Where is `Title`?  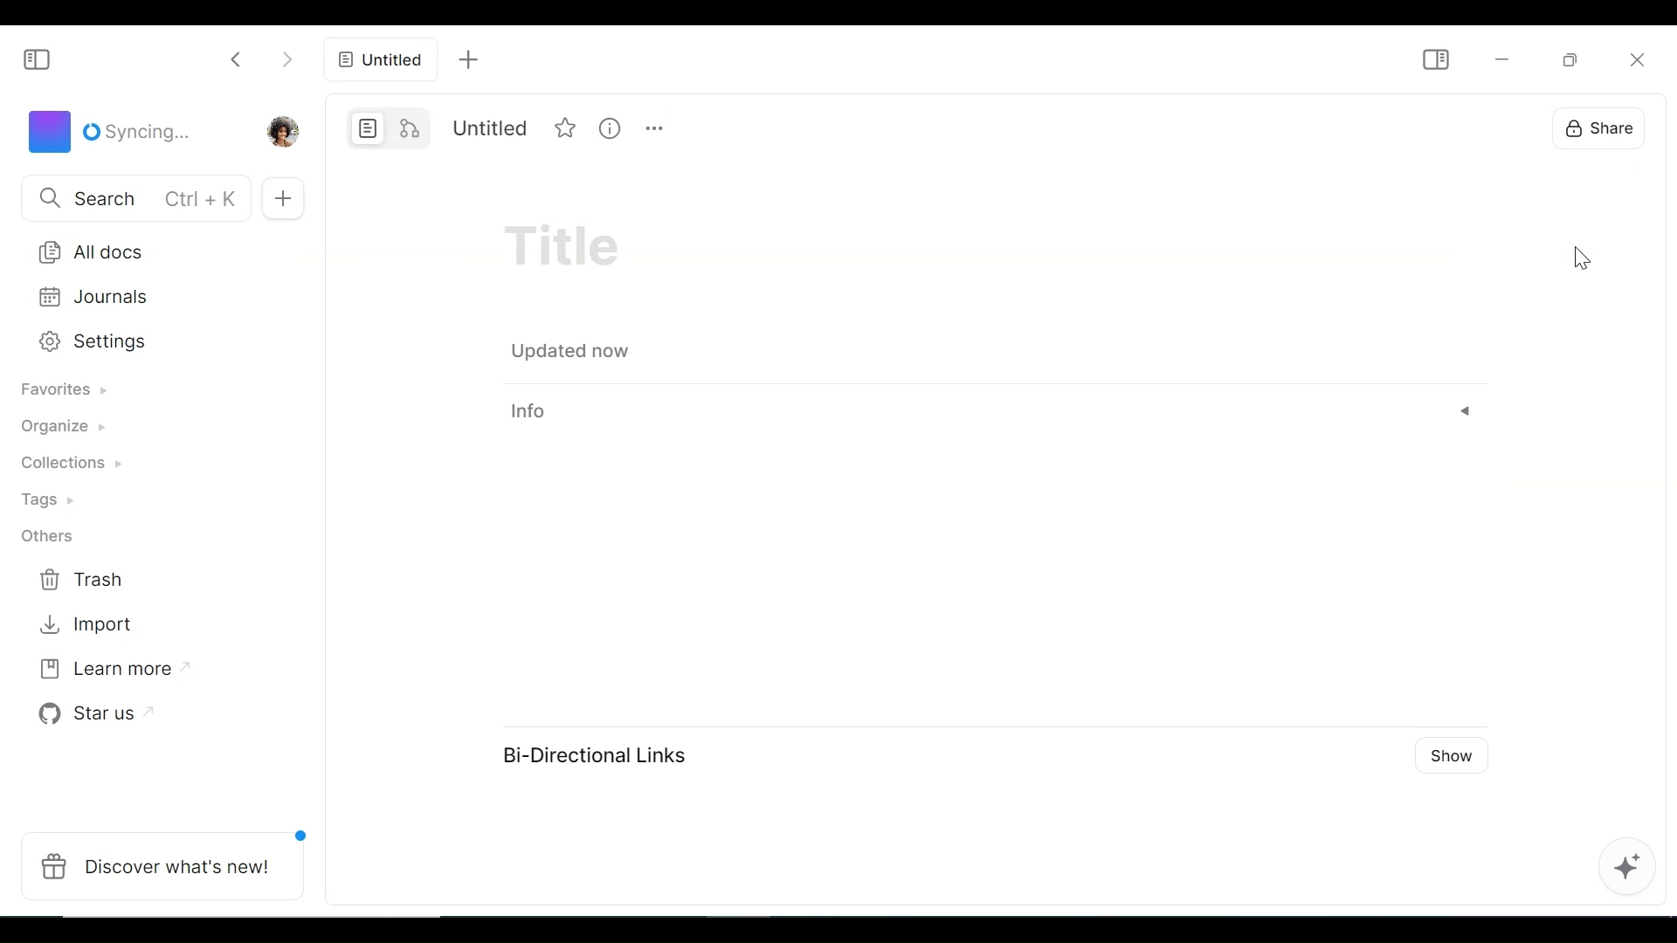
Title is located at coordinates (577, 251).